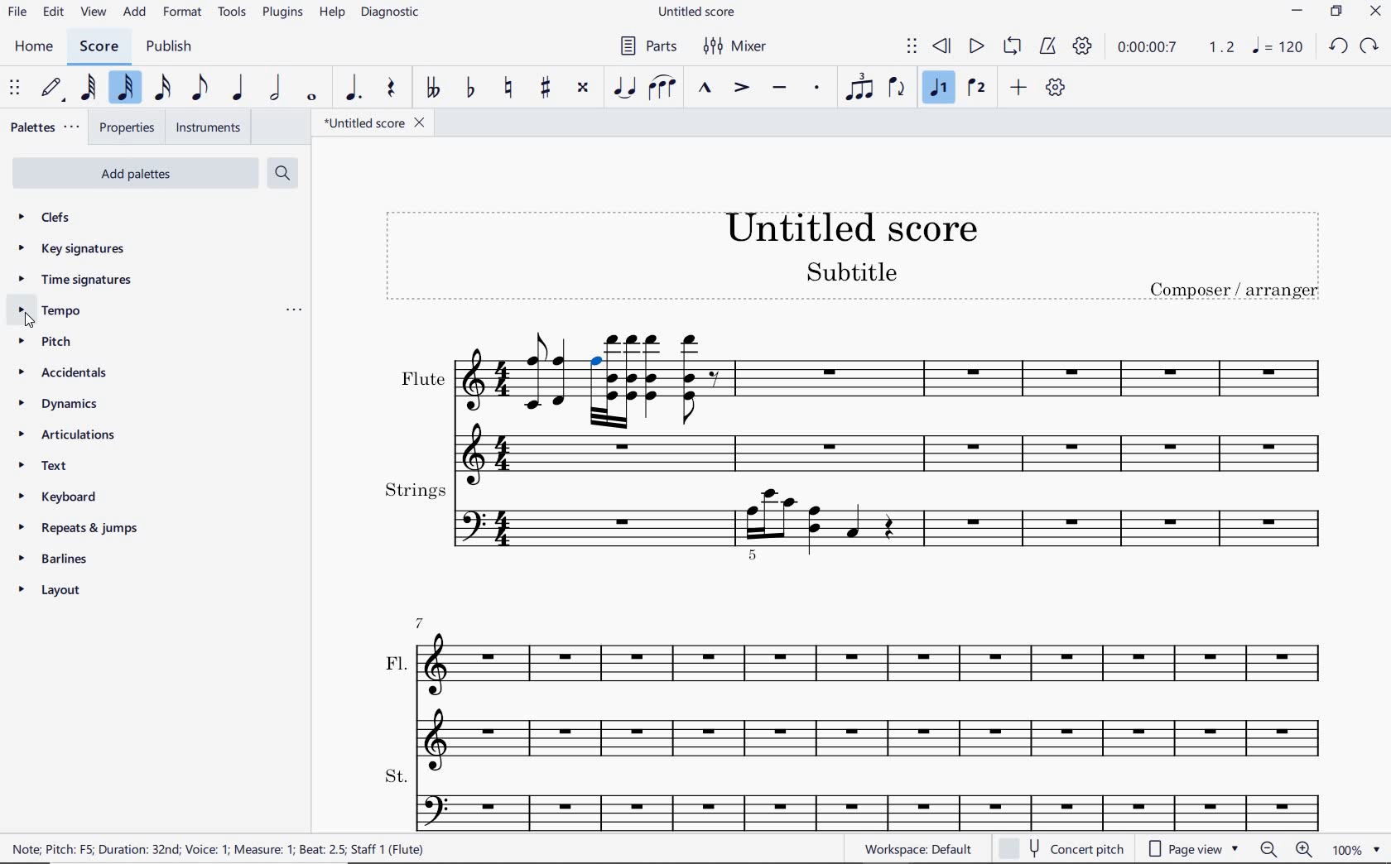 The height and width of the screenshot is (864, 1391). Describe the element at coordinates (81, 278) in the screenshot. I see `time signatures` at that location.